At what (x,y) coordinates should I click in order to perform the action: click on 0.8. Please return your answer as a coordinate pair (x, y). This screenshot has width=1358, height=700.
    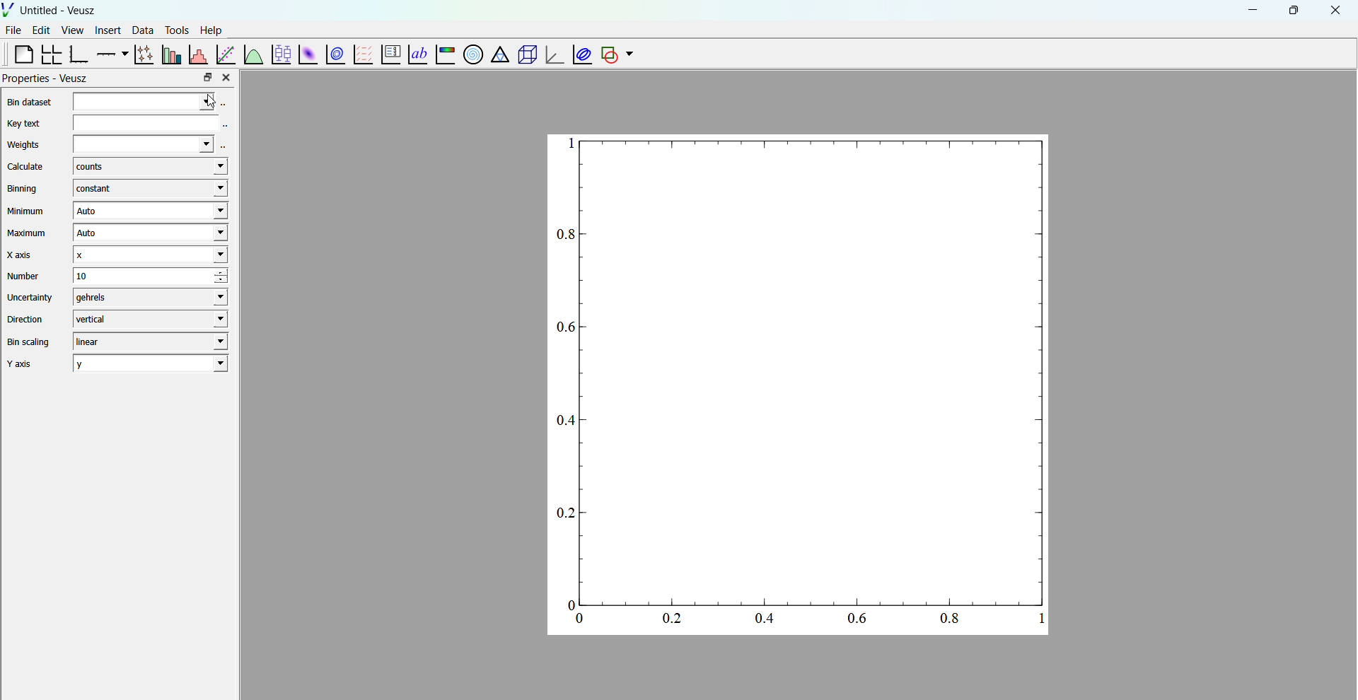
    Looking at the image, I should click on (564, 235).